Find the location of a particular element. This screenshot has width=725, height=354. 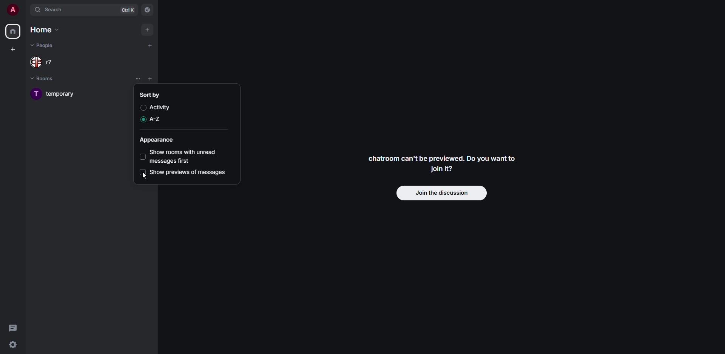

search is located at coordinates (53, 9).